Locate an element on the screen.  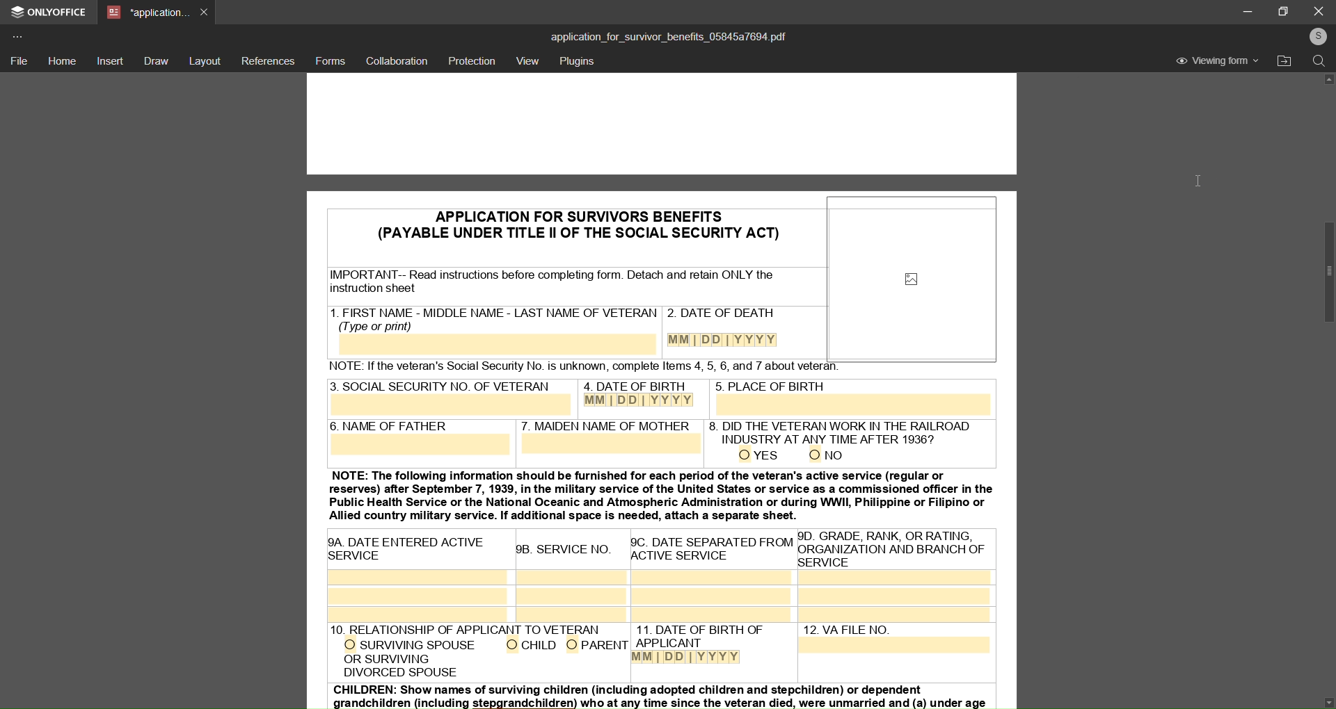
close is located at coordinates (1319, 10).